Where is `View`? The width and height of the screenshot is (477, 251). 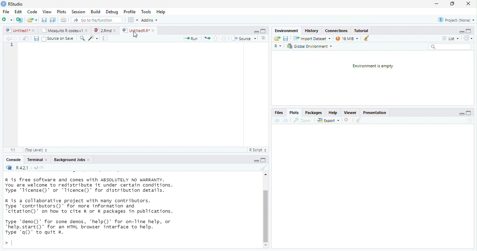
View is located at coordinates (46, 12).